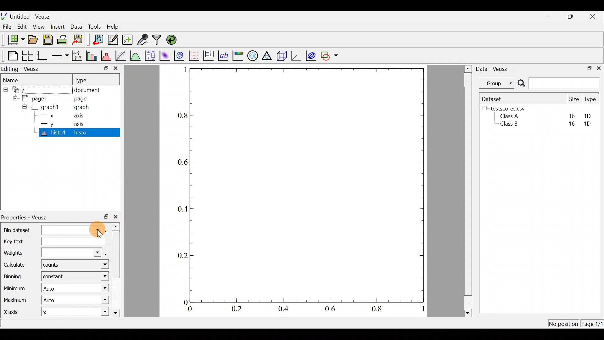  Describe the element at coordinates (467, 191) in the screenshot. I see `scroll bar` at that location.